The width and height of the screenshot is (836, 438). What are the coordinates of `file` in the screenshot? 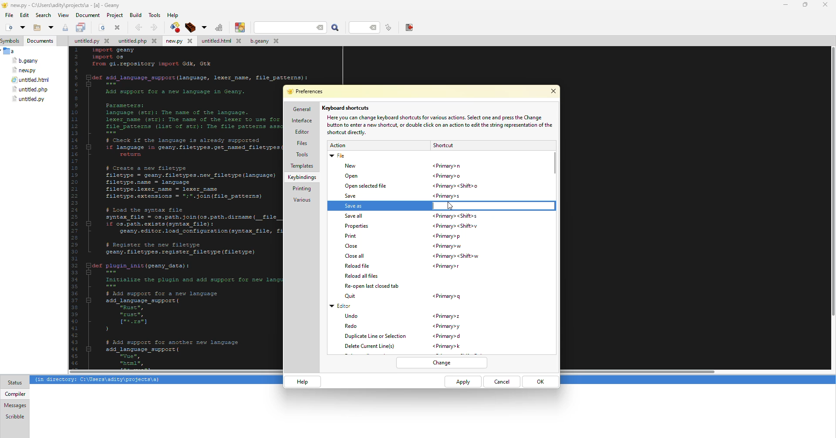 It's located at (29, 90).